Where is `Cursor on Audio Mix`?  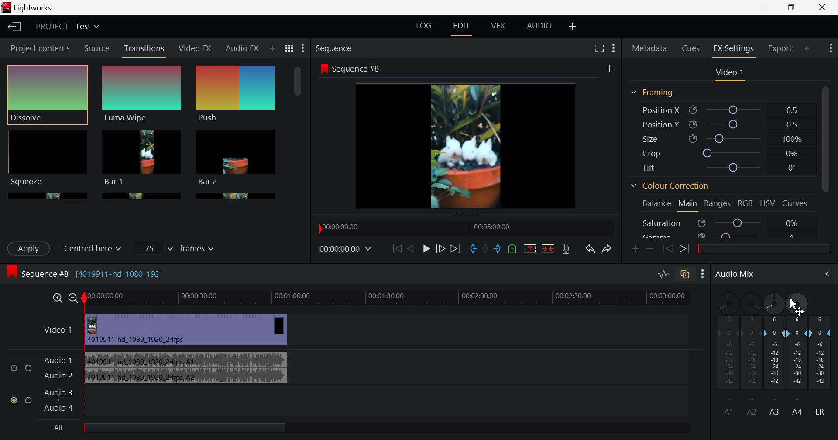 Cursor on Audio Mix is located at coordinates (823, 275).